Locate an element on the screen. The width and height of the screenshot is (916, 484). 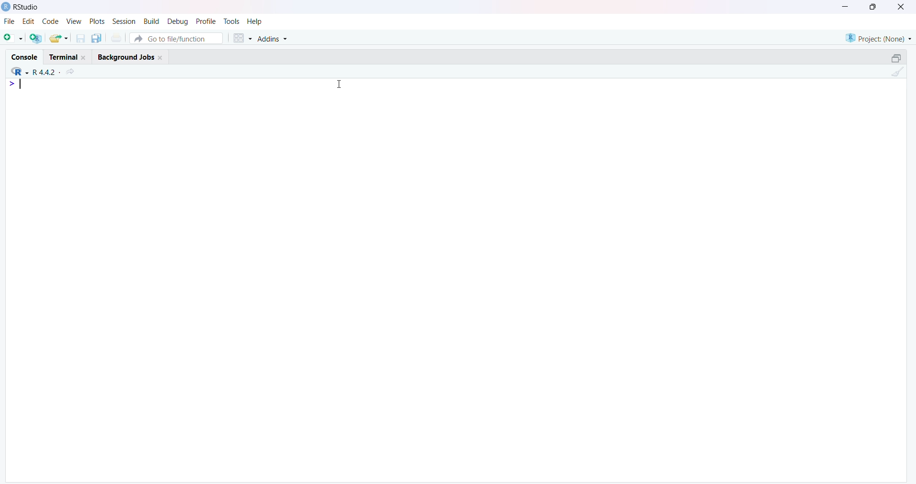
Maximize/Restore is located at coordinates (896, 57).